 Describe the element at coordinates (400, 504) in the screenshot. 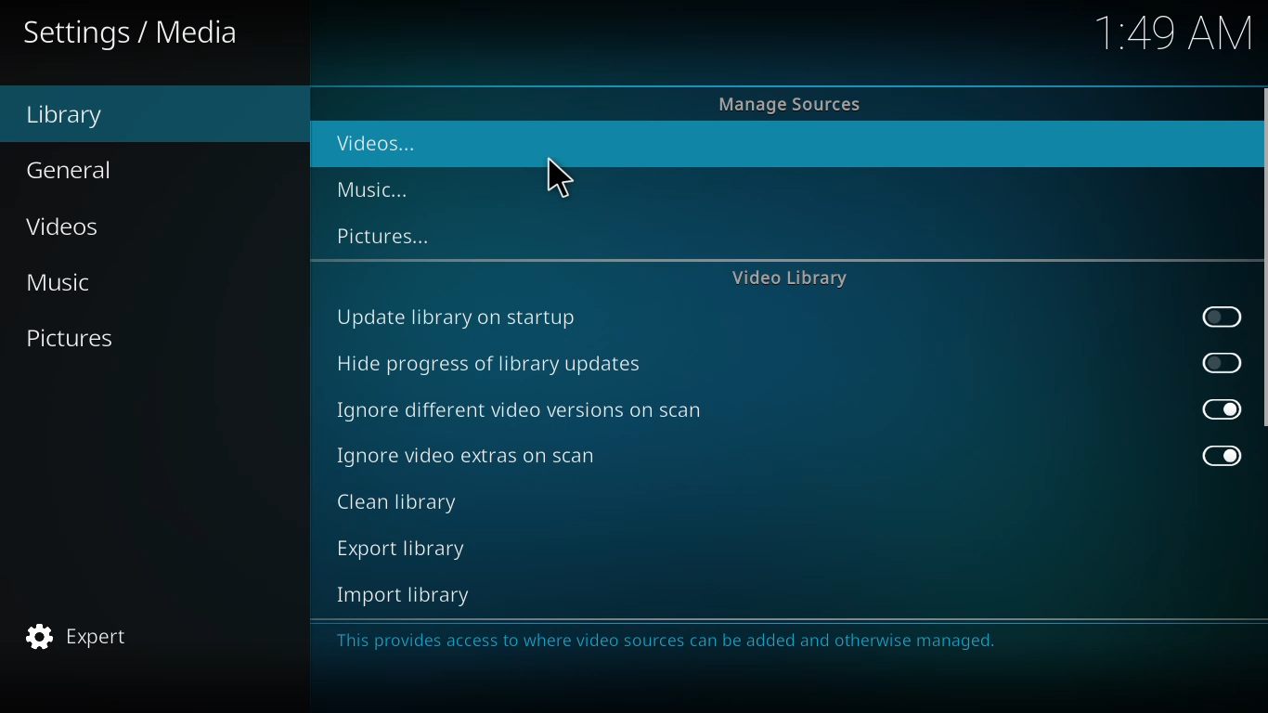

I see `clean library` at that location.